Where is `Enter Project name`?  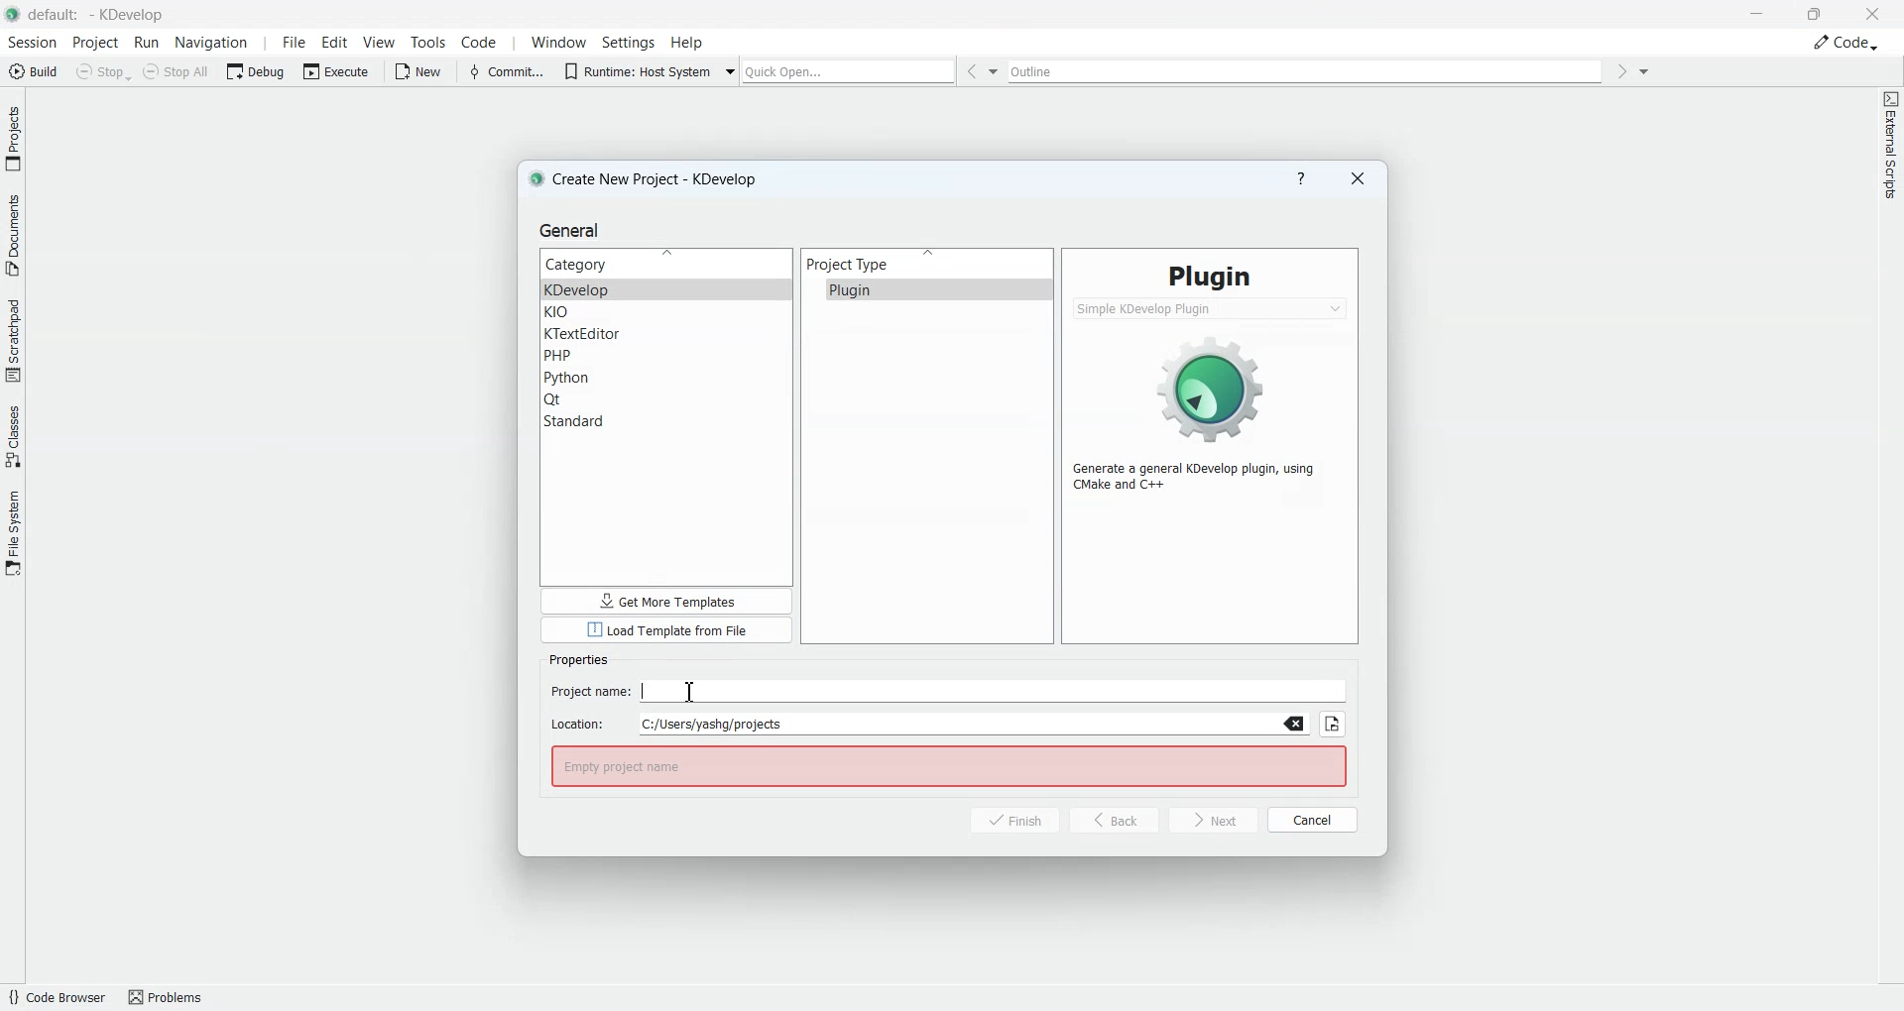 Enter Project name is located at coordinates (950, 692).